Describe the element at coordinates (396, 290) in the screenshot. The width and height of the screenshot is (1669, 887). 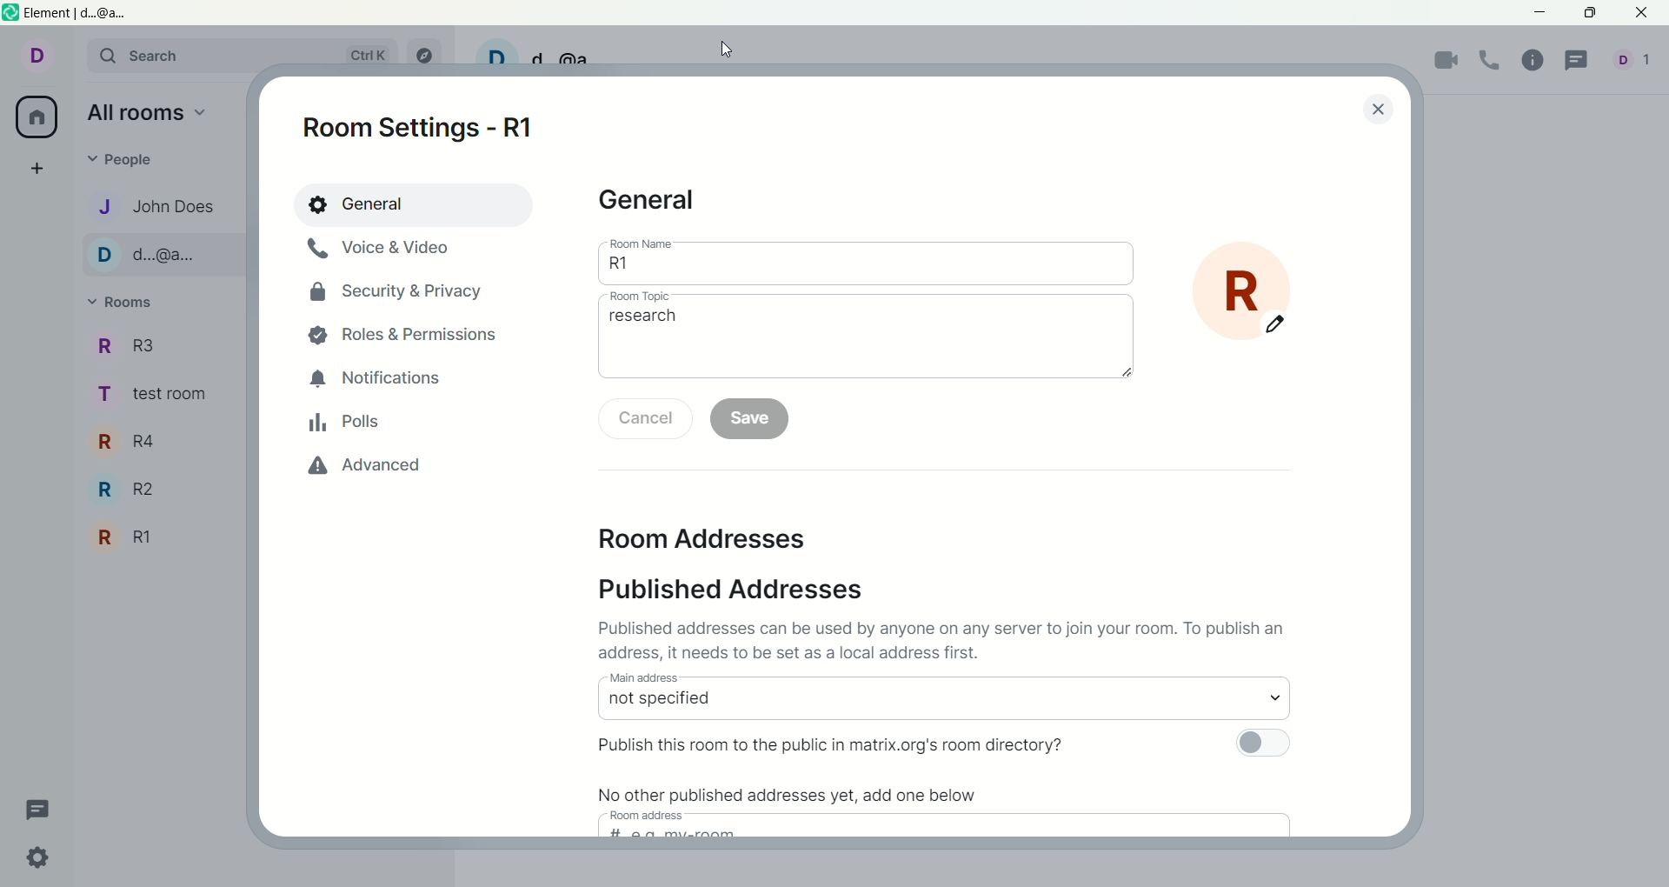
I see `security and privacy` at that location.